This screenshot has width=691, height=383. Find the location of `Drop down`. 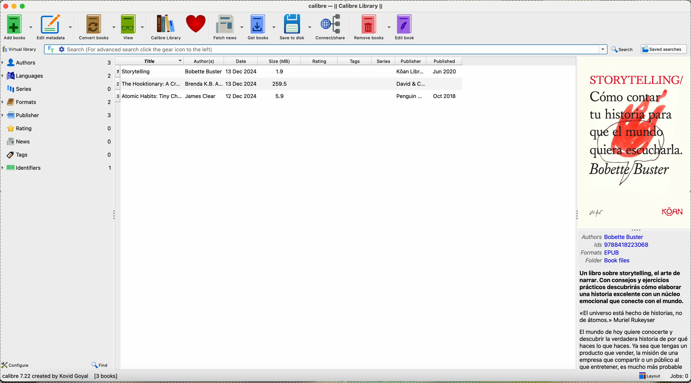

Drop down is located at coordinates (602, 49).